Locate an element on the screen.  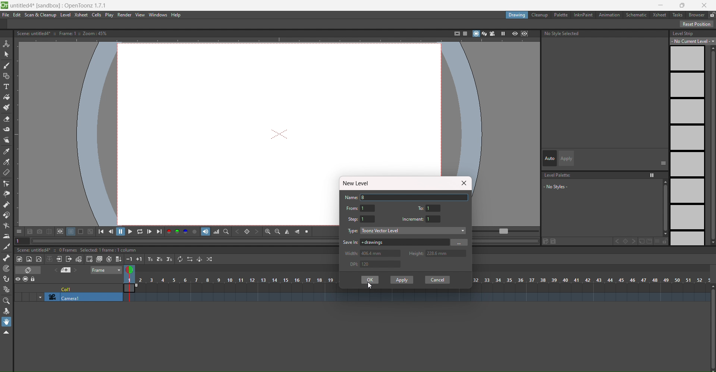
inknpaint is located at coordinates (582, 15).